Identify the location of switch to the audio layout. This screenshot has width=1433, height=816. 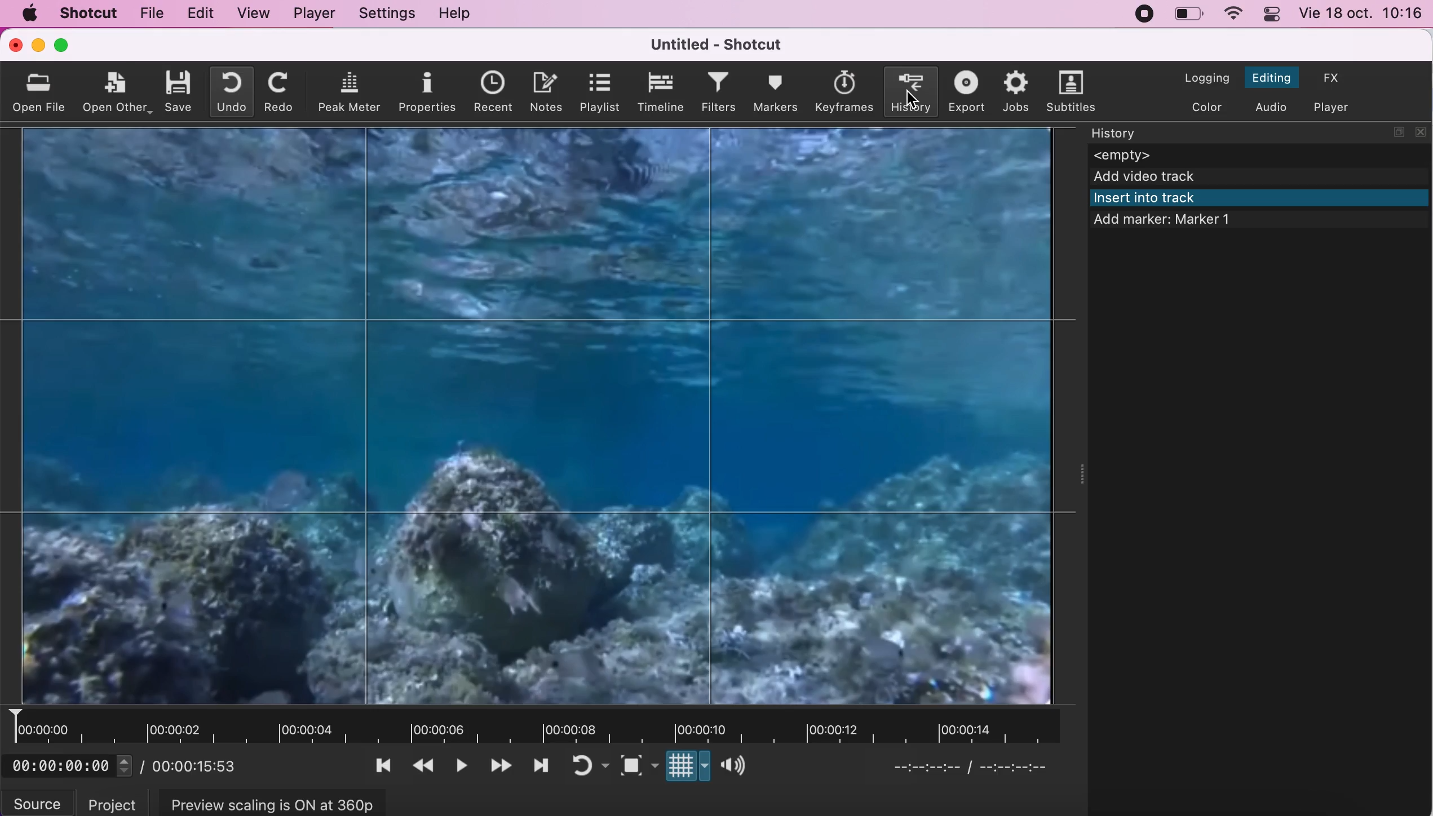
(1272, 106).